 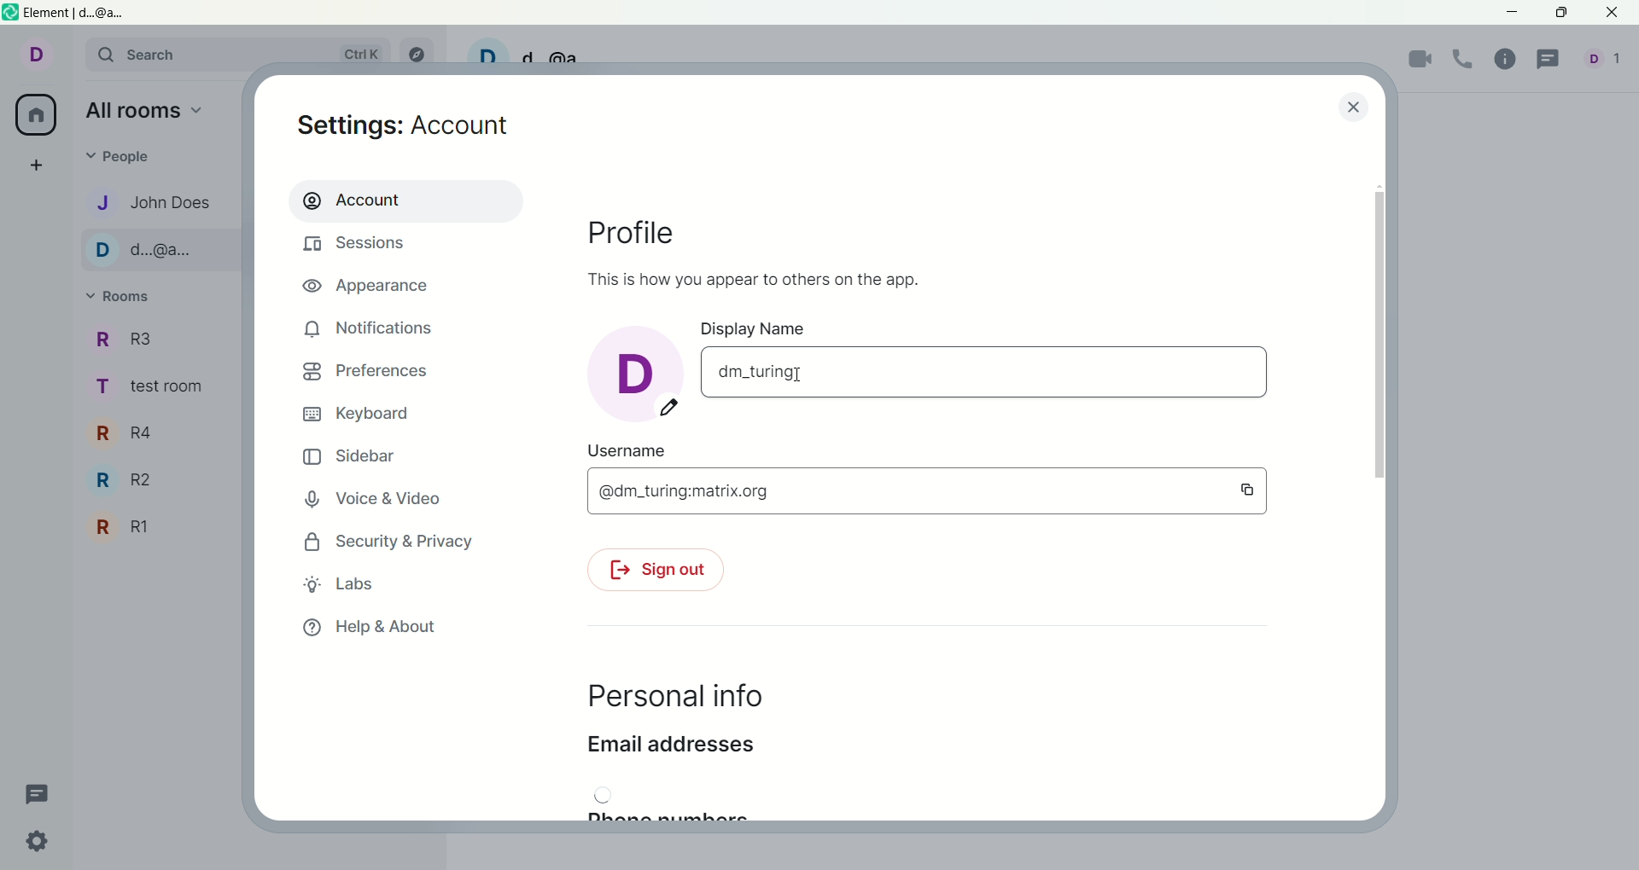 I want to click on close, so click(x=1351, y=106).